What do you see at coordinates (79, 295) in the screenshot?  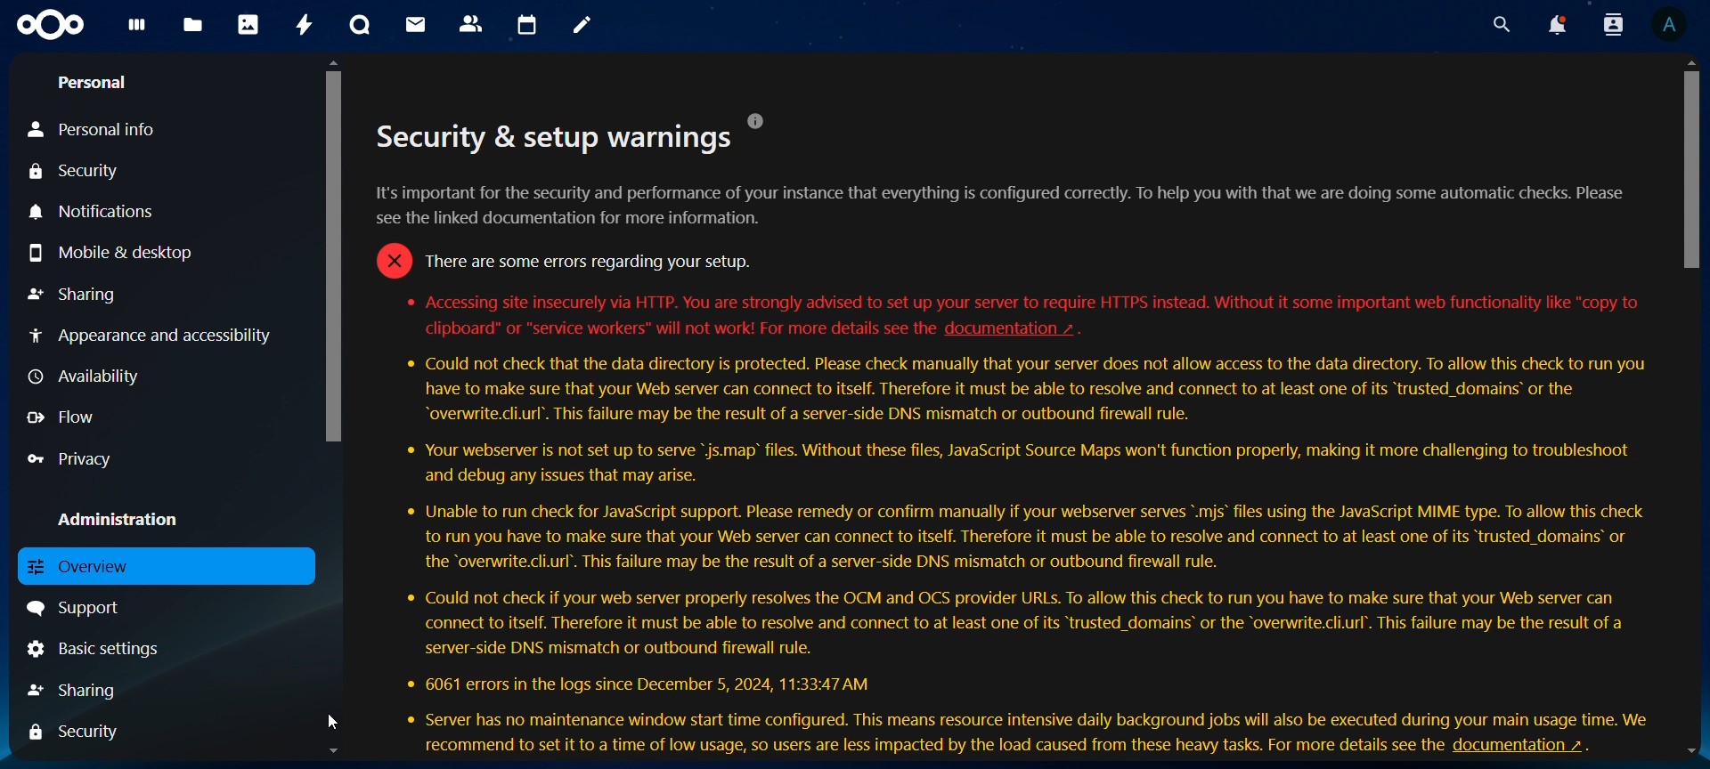 I see `sharing` at bounding box center [79, 295].